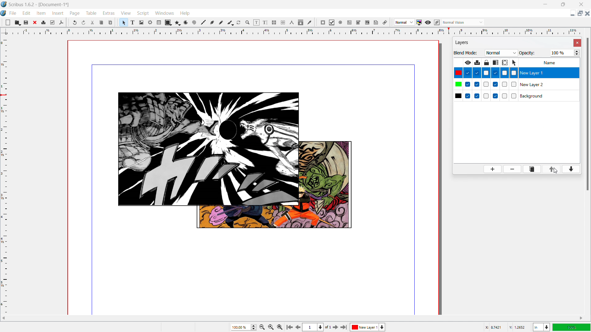 The width and height of the screenshot is (591, 332). Describe the element at coordinates (385, 22) in the screenshot. I see `link the annotation` at that location.